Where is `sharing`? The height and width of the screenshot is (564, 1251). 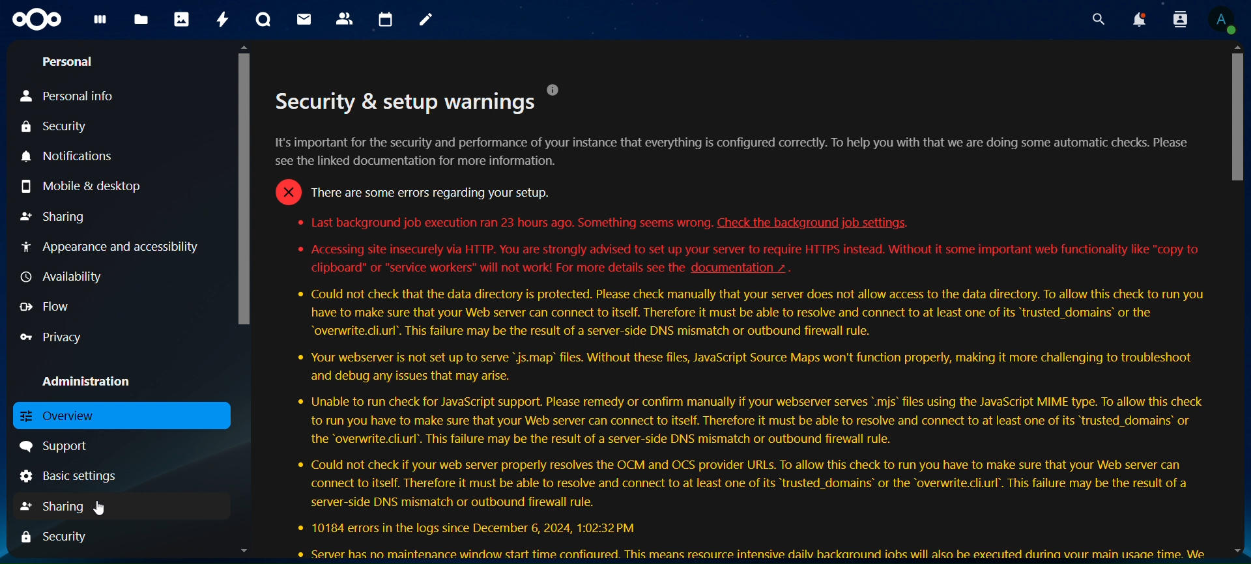 sharing is located at coordinates (59, 506).